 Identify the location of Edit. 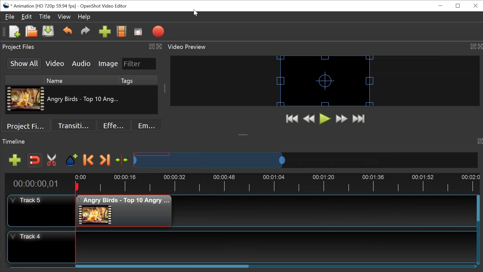
(26, 17).